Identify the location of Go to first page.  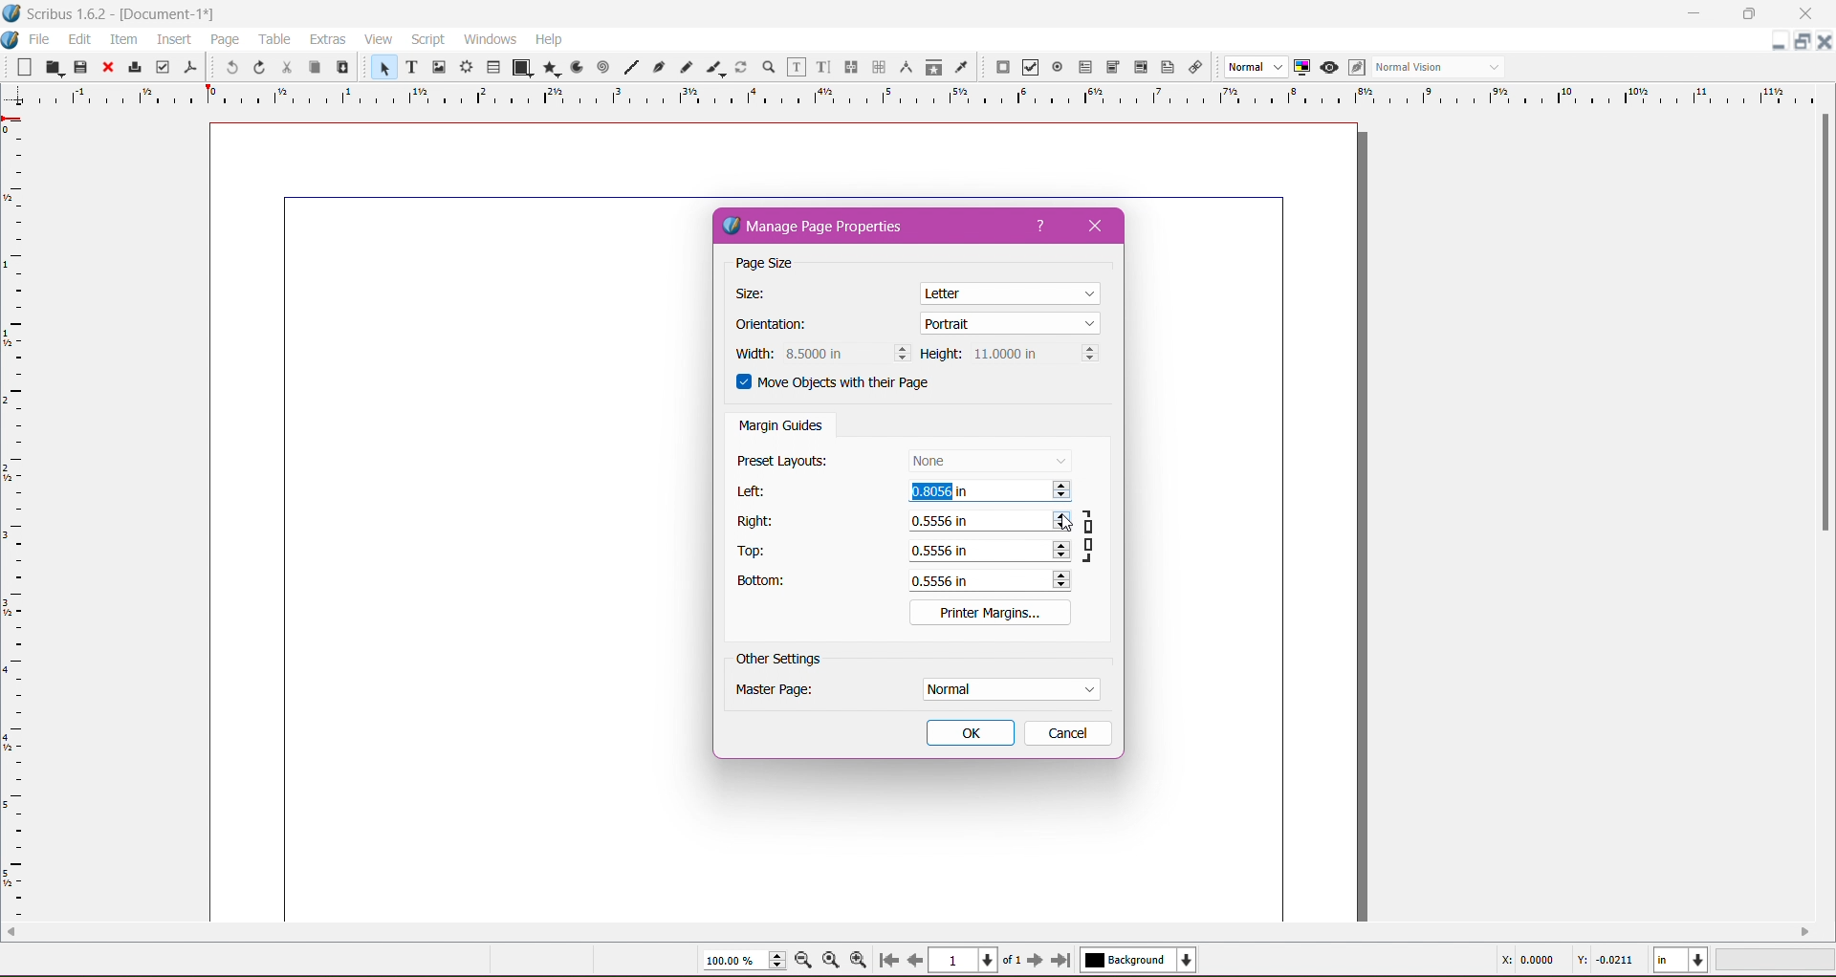
(886, 961).